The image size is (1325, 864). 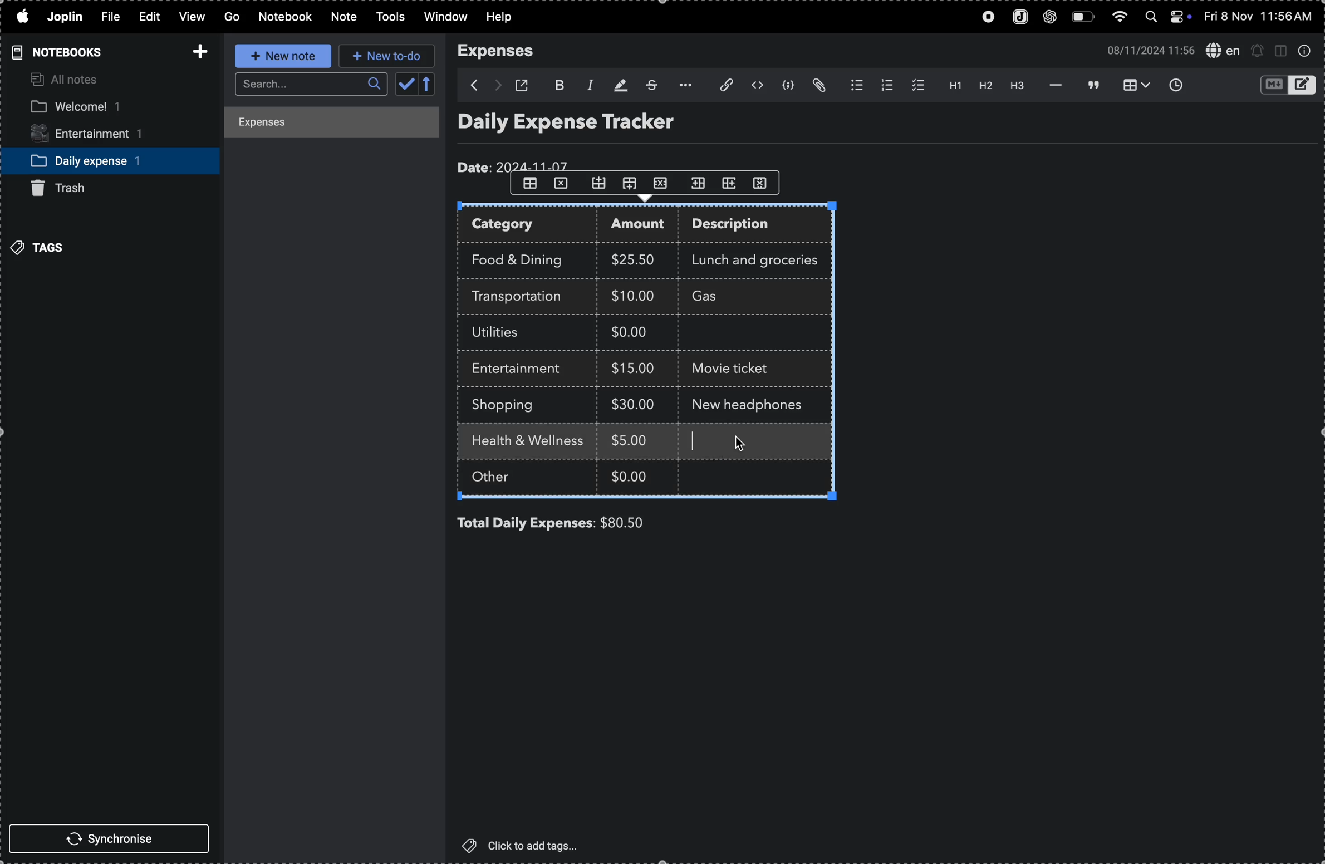 What do you see at coordinates (1260, 17) in the screenshot?
I see `date and time` at bounding box center [1260, 17].